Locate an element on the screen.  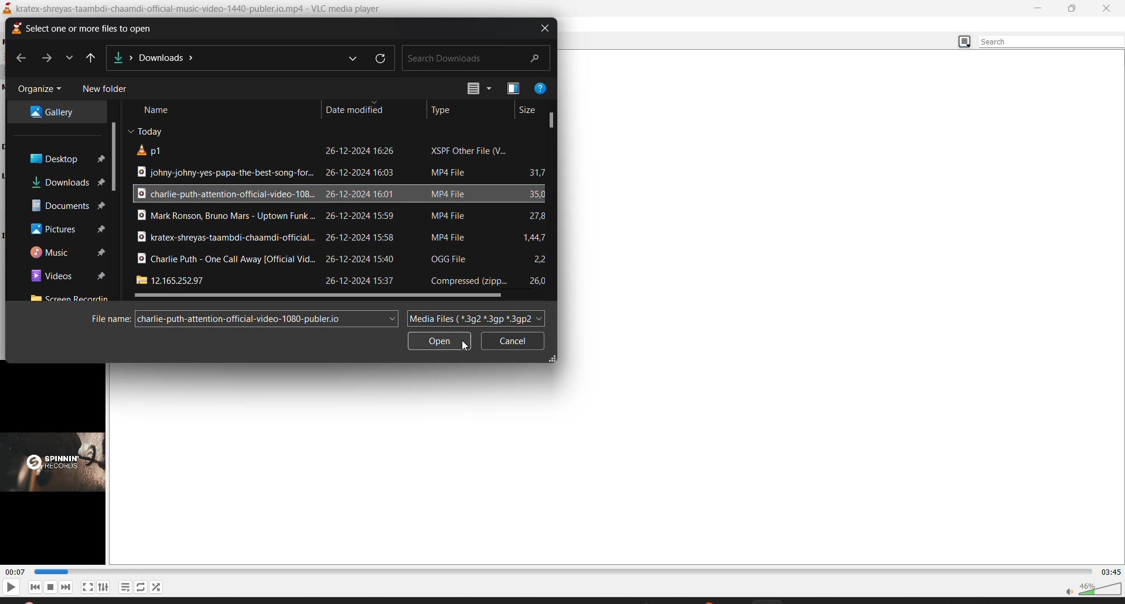
playlist is located at coordinates (124, 589).